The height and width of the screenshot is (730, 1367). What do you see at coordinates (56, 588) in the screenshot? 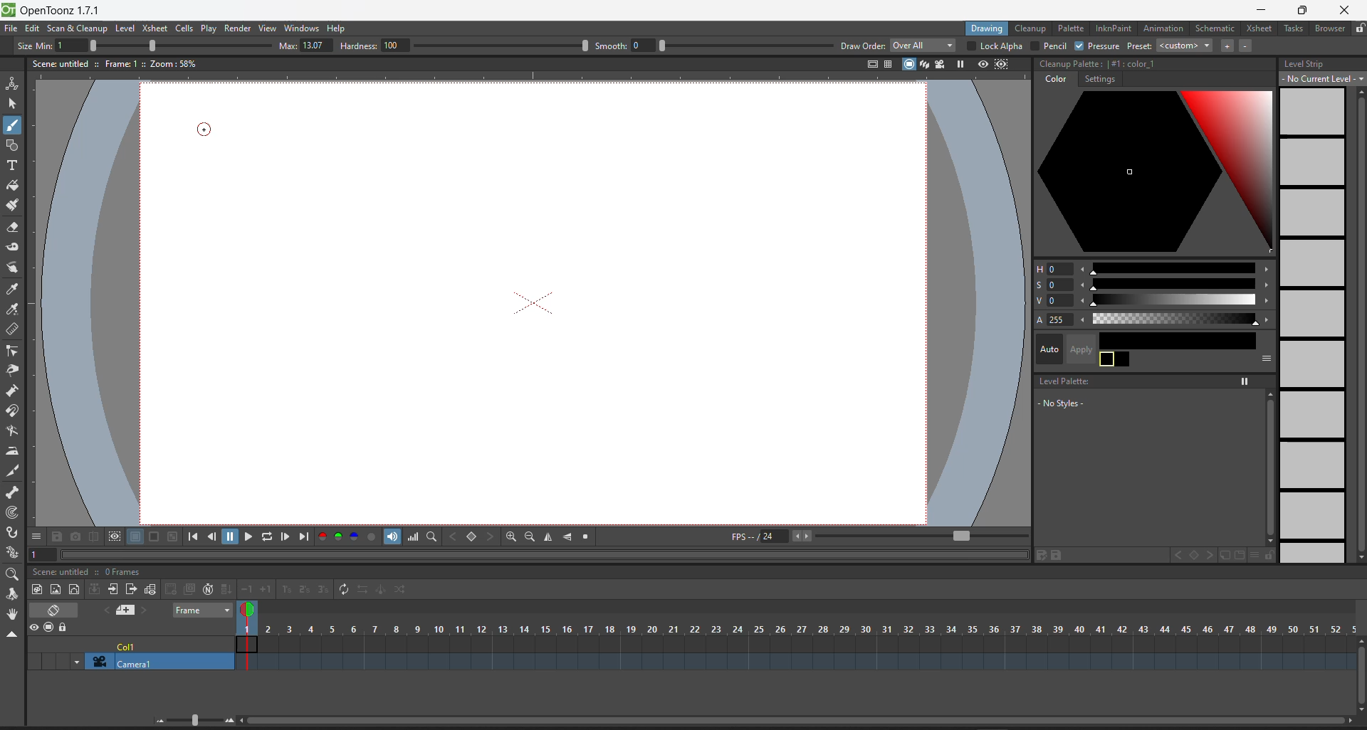
I see `new raster level` at bounding box center [56, 588].